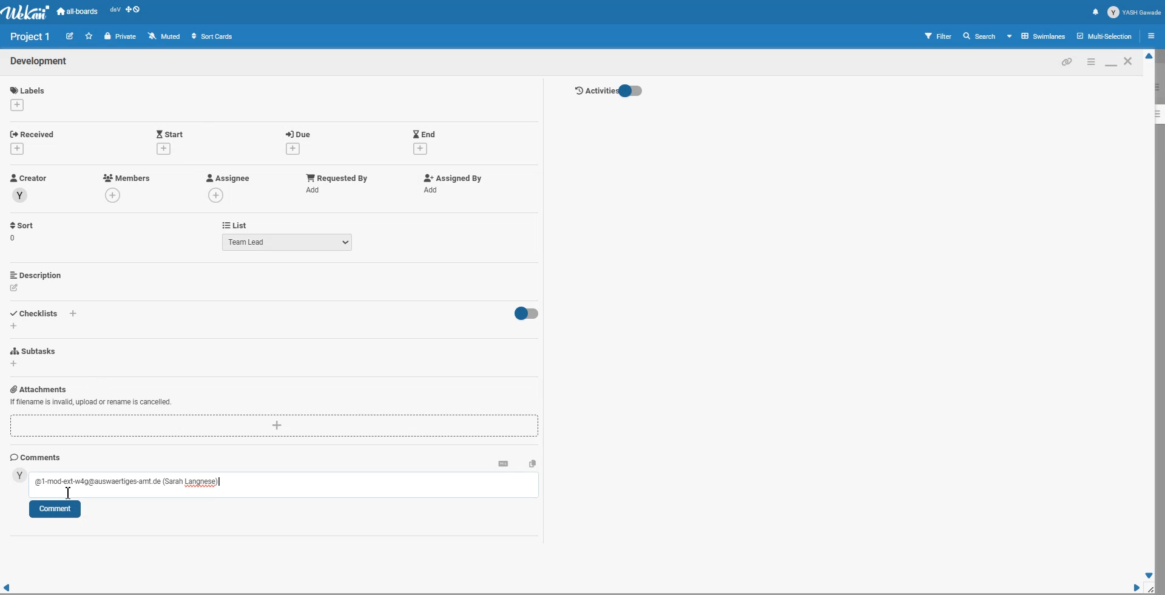 This screenshot has width=1165, height=595. What do you see at coordinates (1153, 35) in the screenshot?
I see `Open sidebar` at bounding box center [1153, 35].